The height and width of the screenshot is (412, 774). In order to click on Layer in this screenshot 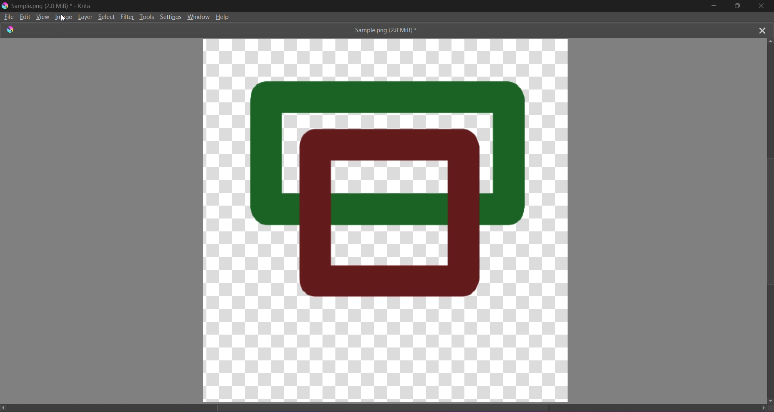, I will do `click(87, 17)`.